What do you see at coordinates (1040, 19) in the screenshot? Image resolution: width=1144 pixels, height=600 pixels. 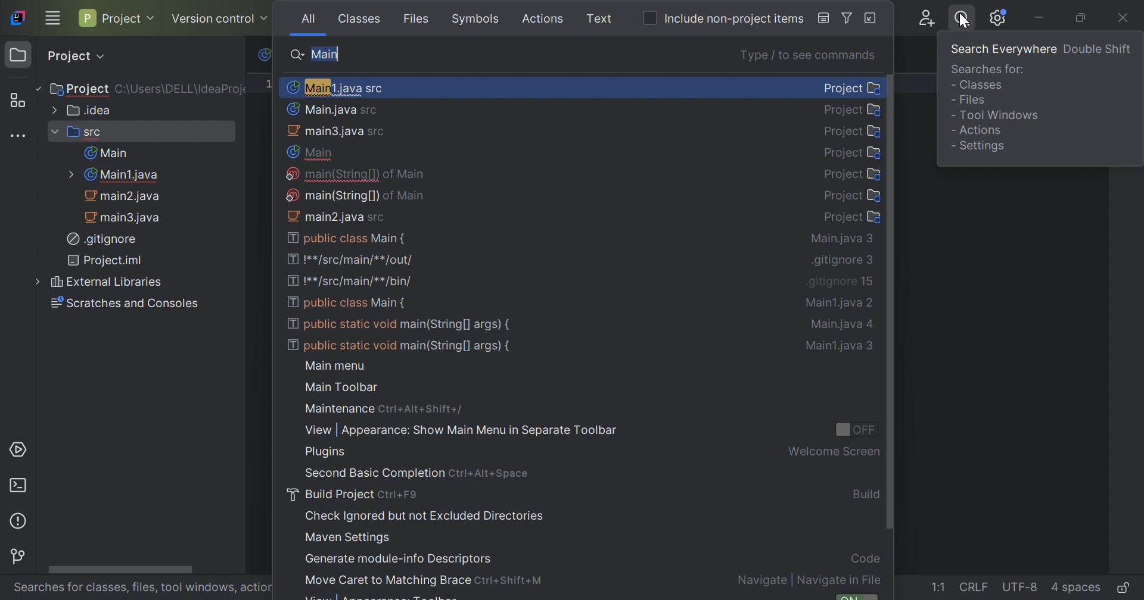 I see `Minimize` at bounding box center [1040, 19].